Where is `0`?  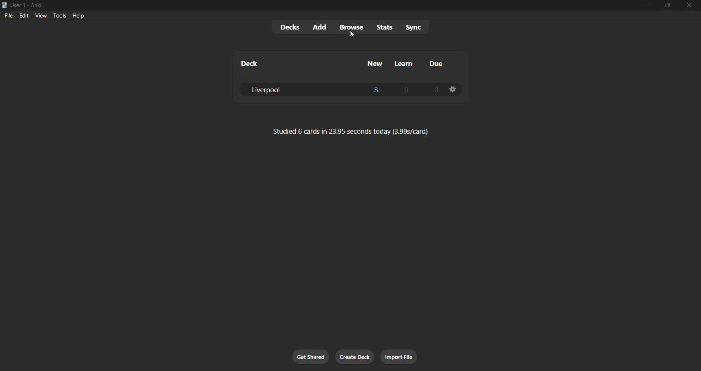 0 is located at coordinates (405, 90).